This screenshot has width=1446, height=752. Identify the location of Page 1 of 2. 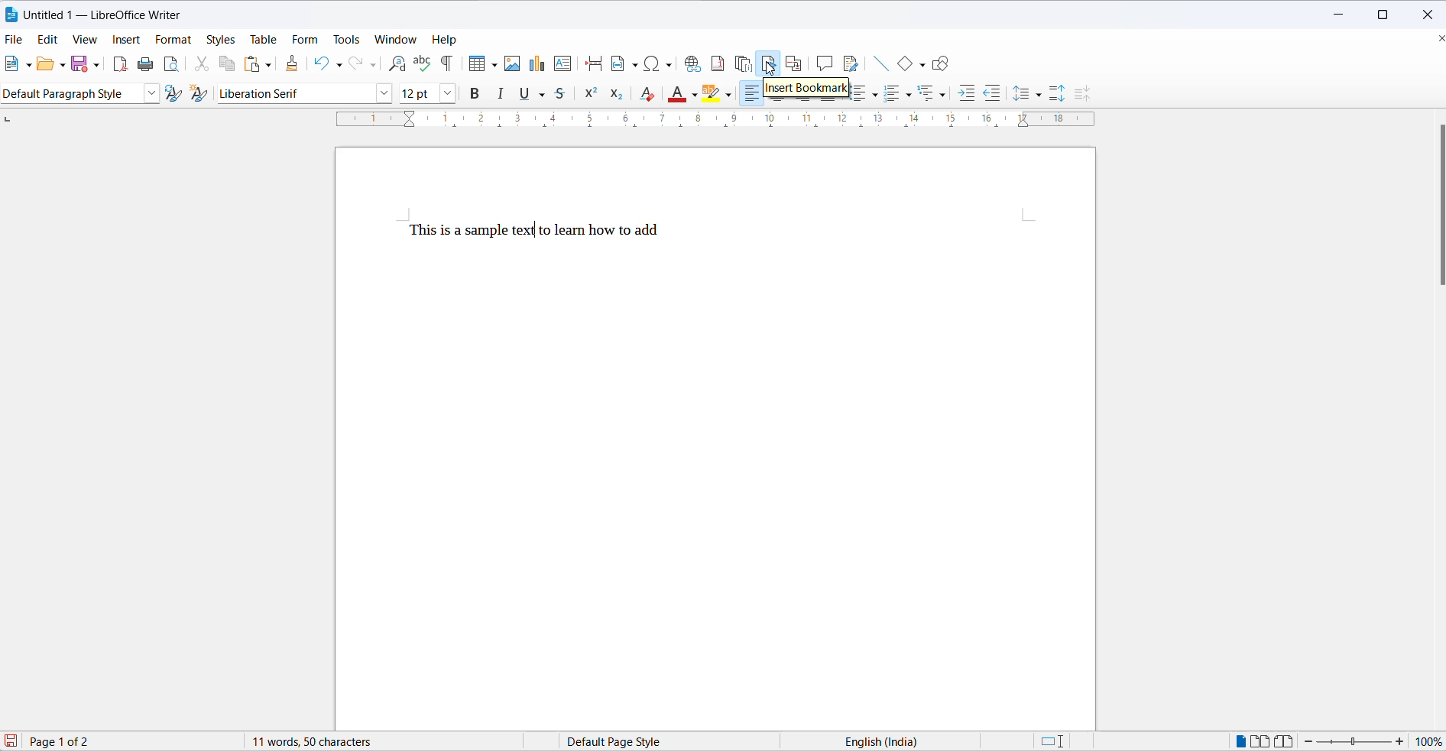
(79, 741).